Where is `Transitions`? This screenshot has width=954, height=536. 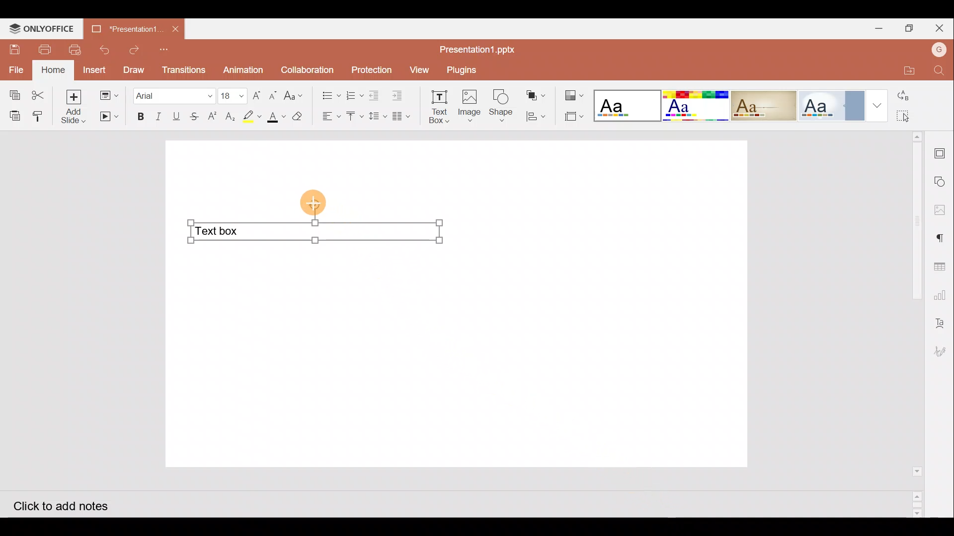
Transitions is located at coordinates (182, 69).